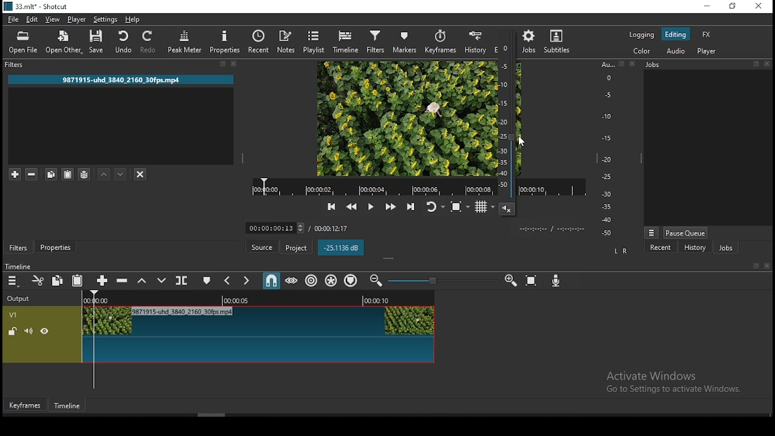  Describe the element at coordinates (733, 6) in the screenshot. I see `restore` at that location.